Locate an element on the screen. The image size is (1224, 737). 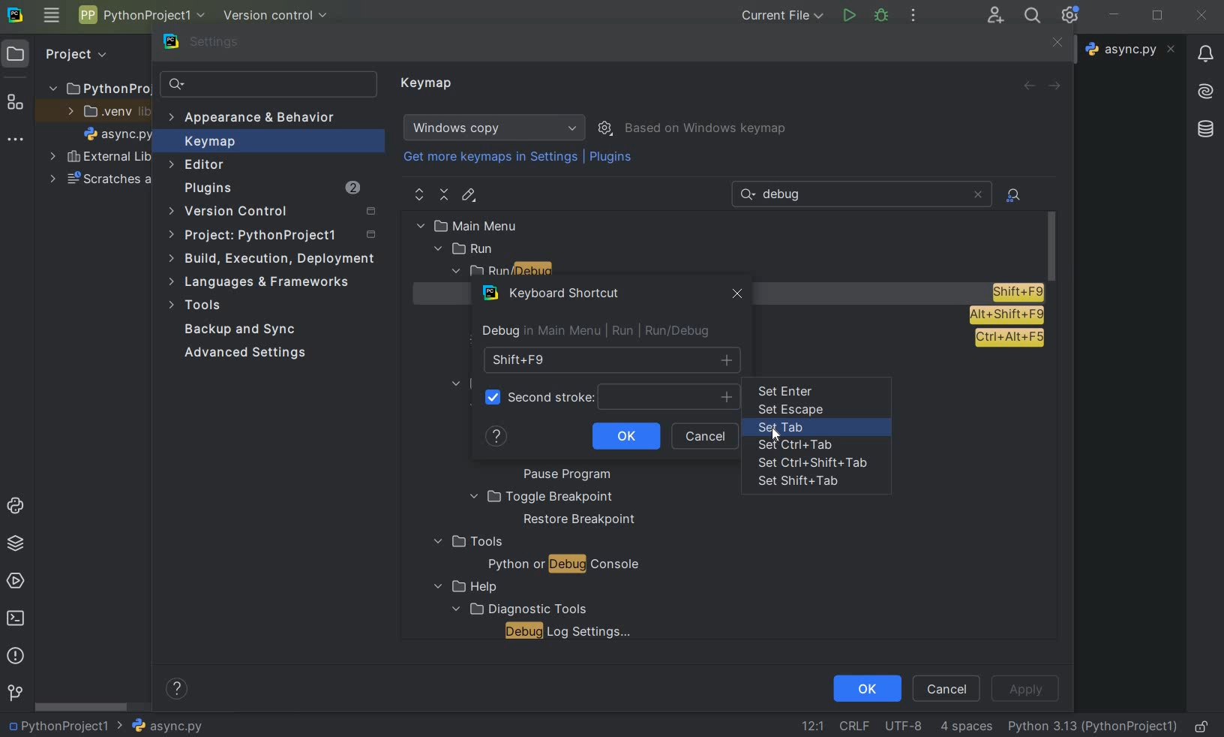
problems is located at coordinates (14, 654).